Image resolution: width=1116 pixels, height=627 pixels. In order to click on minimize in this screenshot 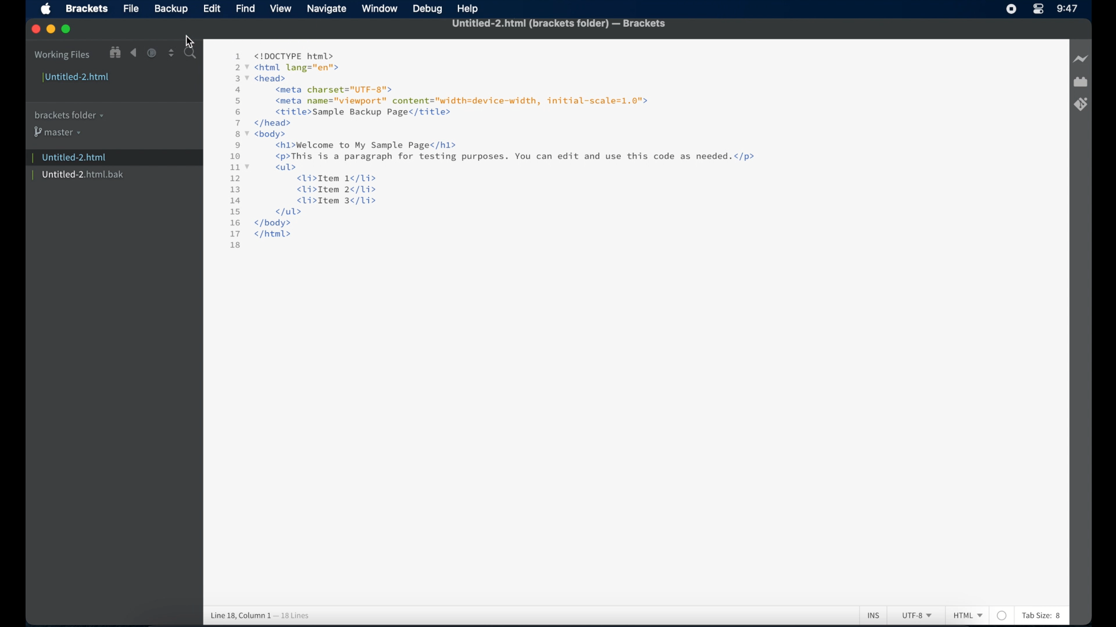, I will do `click(51, 30)`.